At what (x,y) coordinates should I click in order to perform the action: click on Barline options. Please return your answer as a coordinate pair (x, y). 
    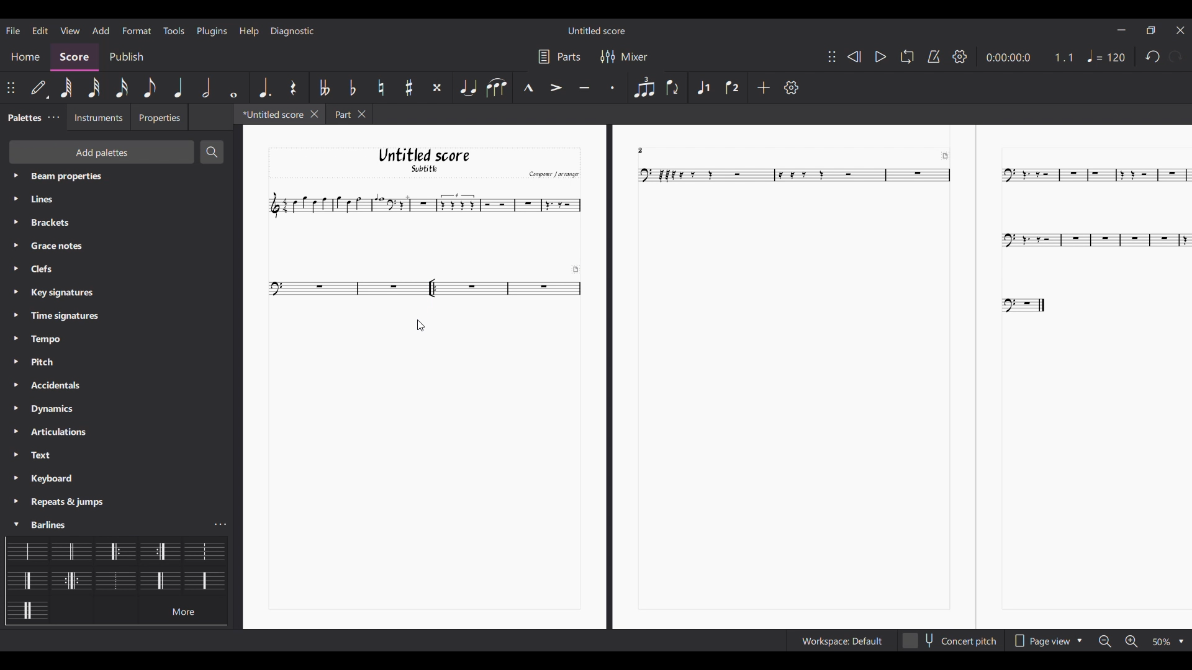
    Looking at the image, I should click on (115, 581).